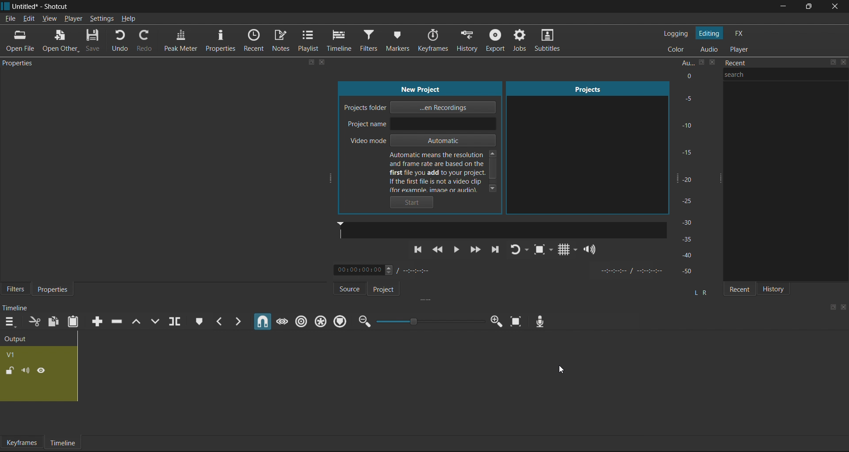 Image resolution: width=849 pixels, height=452 pixels. Describe the element at coordinates (256, 40) in the screenshot. I see `Recent` at that location.